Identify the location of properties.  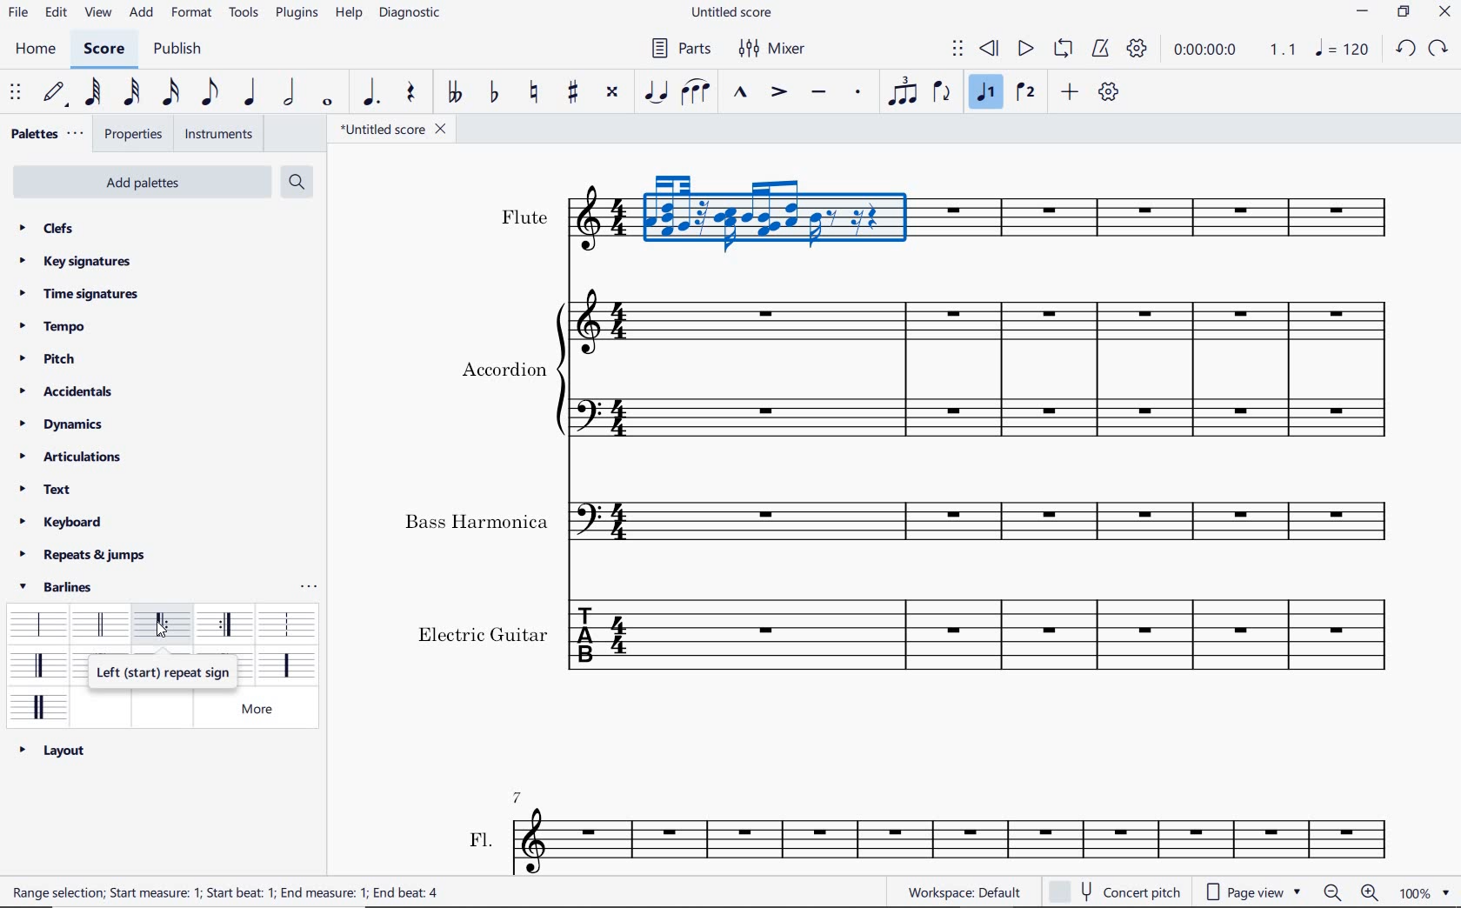
(135, 136).